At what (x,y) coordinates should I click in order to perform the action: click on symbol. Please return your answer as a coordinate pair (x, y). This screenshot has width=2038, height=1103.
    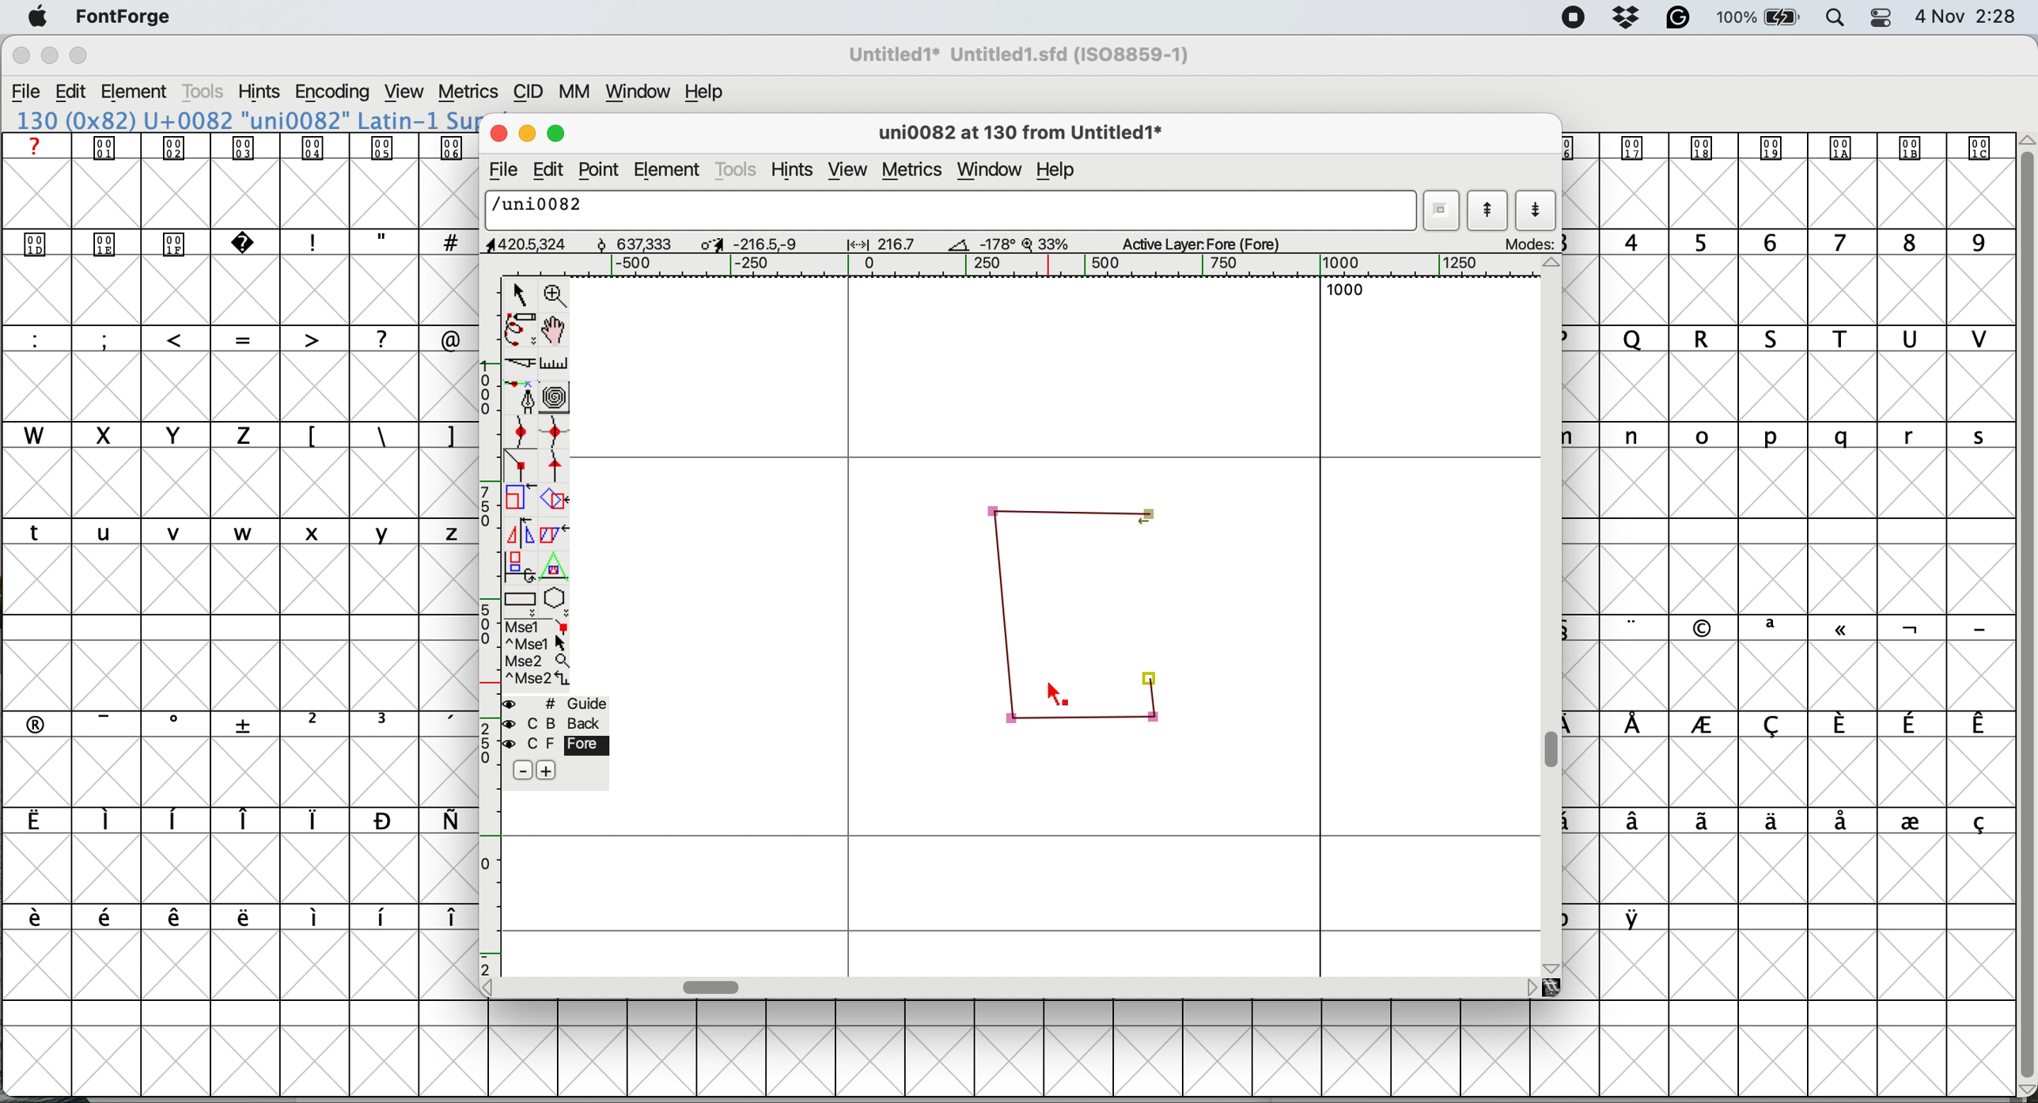
    Looking at the image, I should click on (1638, 917).